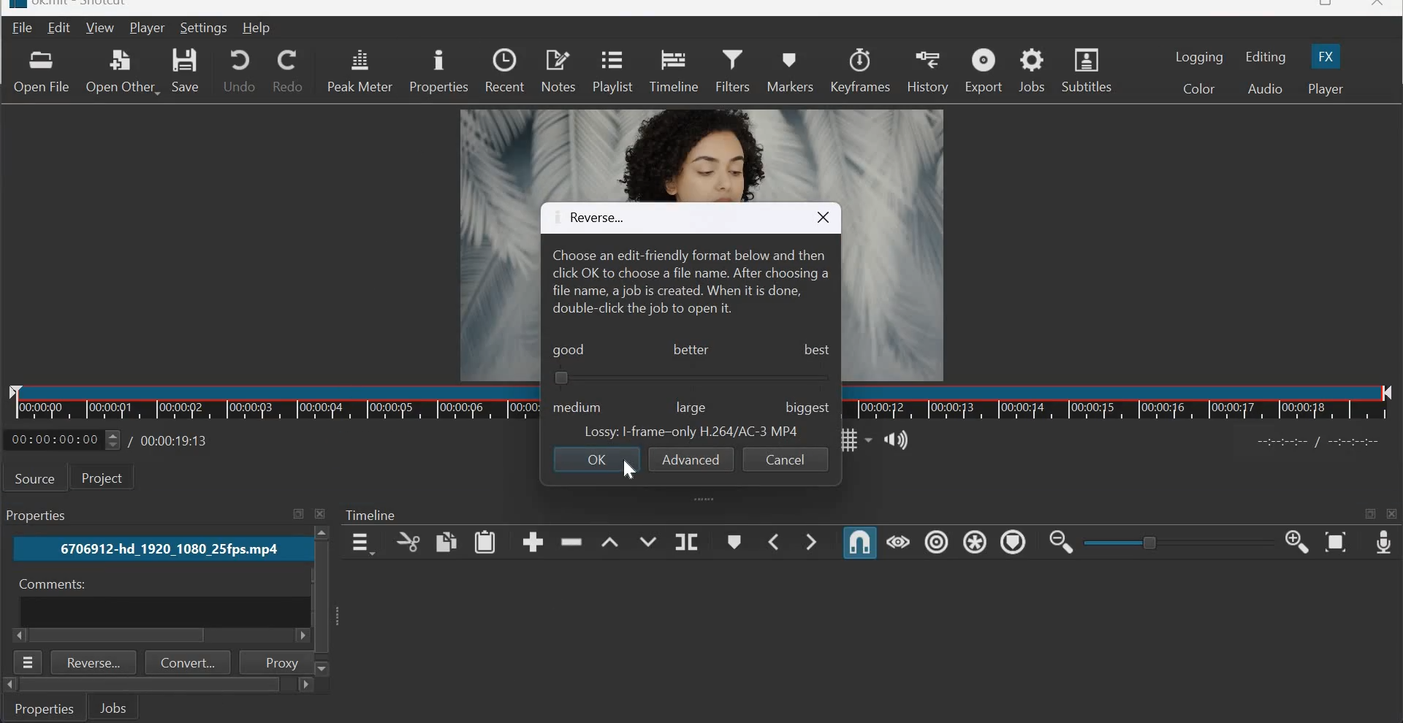 This screenshot has width=1403, height=723. What do you see at coordinates (1393, 514) in the screenshot?
I see `close` at bounding box center [1393, 514].